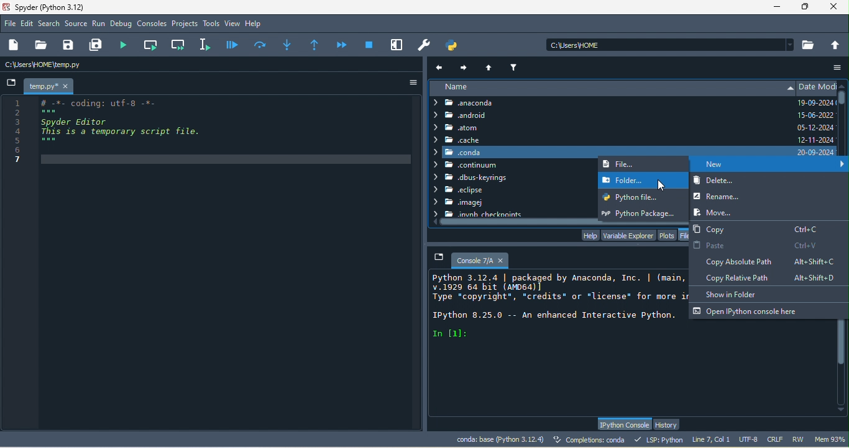  Describe the element at coordinates (179, 44) in the screenshot. I see `run current cell and go to the next one` at that location.